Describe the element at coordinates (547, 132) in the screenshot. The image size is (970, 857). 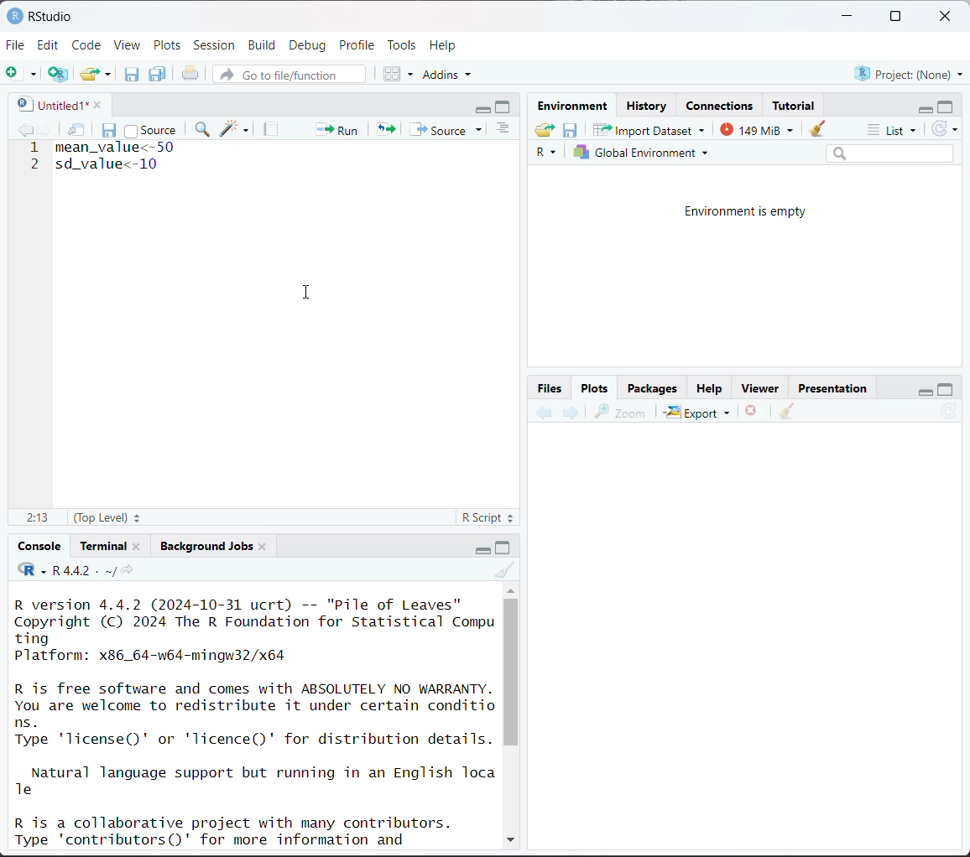
I see `load workspace` at that location.